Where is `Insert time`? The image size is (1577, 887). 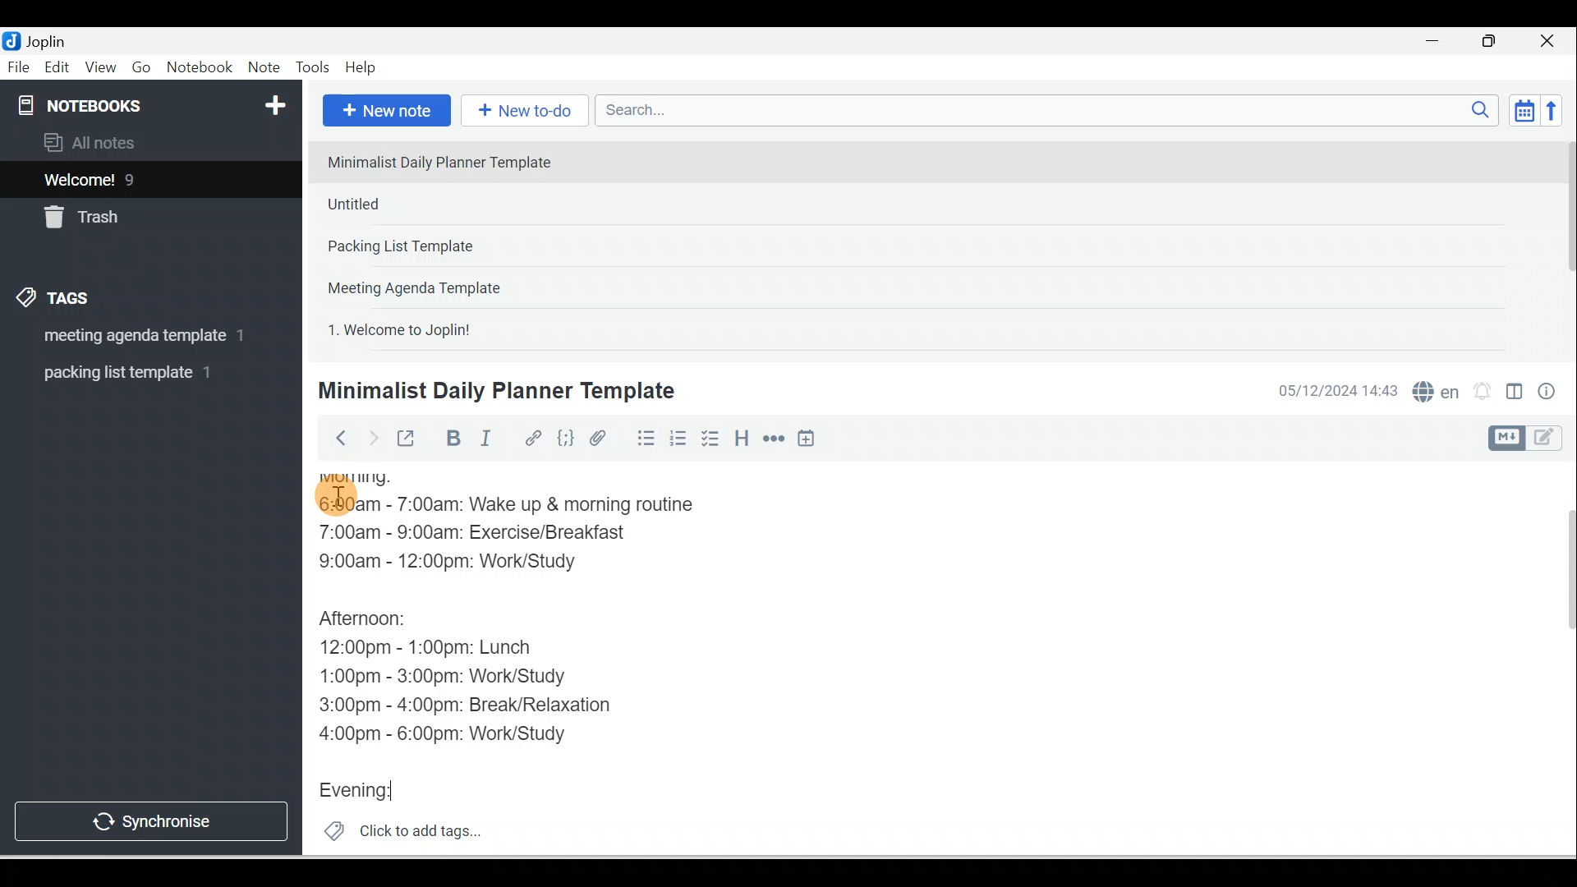 Insert time is located at coordinates (806, 439).